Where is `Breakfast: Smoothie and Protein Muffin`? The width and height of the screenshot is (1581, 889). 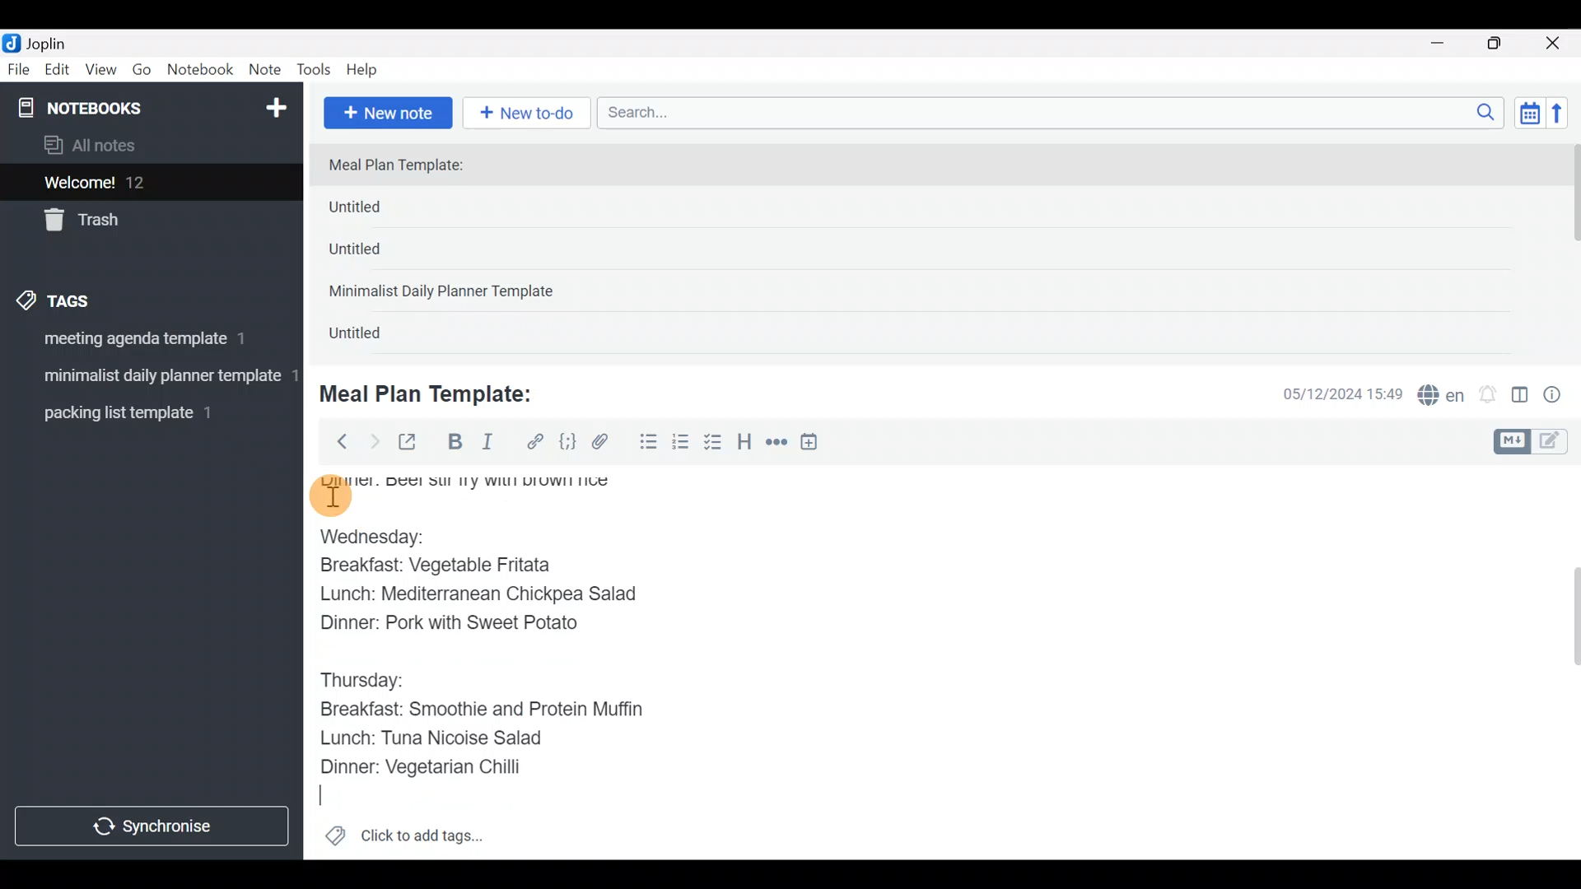
Breakfast: Smoothie and Protein Muffin is located at coordinates (486, 709).